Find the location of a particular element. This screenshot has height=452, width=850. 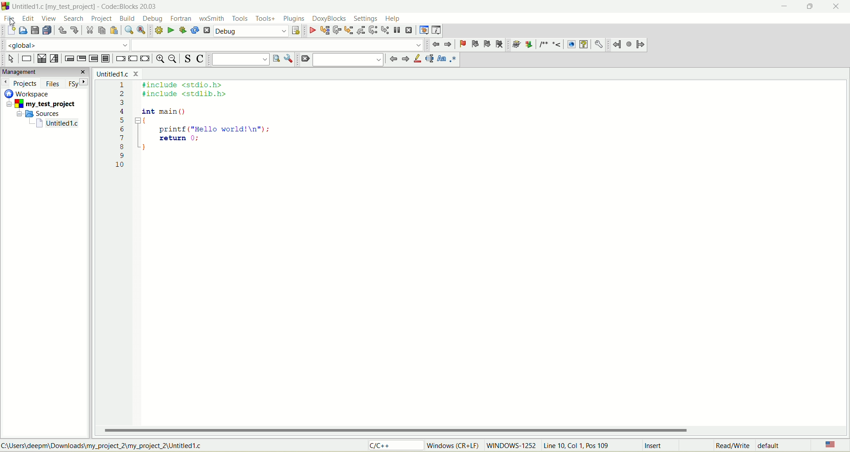

title is located at coordinates (117, 73).